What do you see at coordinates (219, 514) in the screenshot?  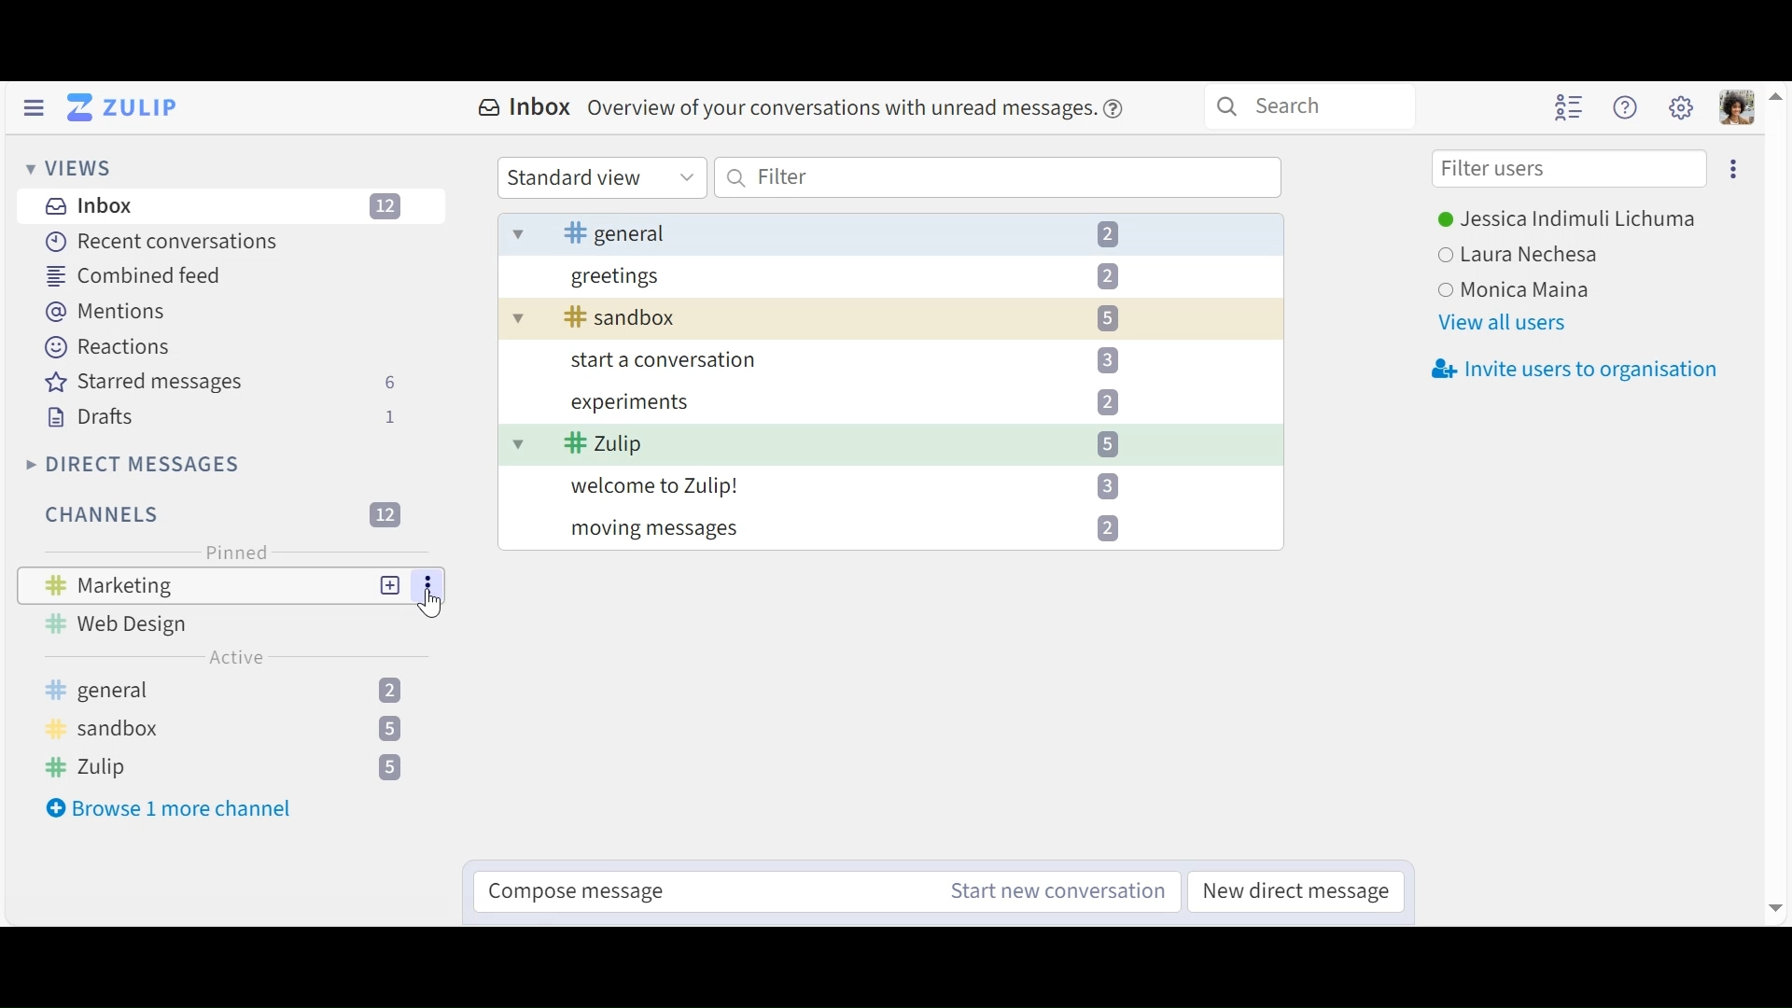 I see `Filter Channels` at bounding box center [219, 514].